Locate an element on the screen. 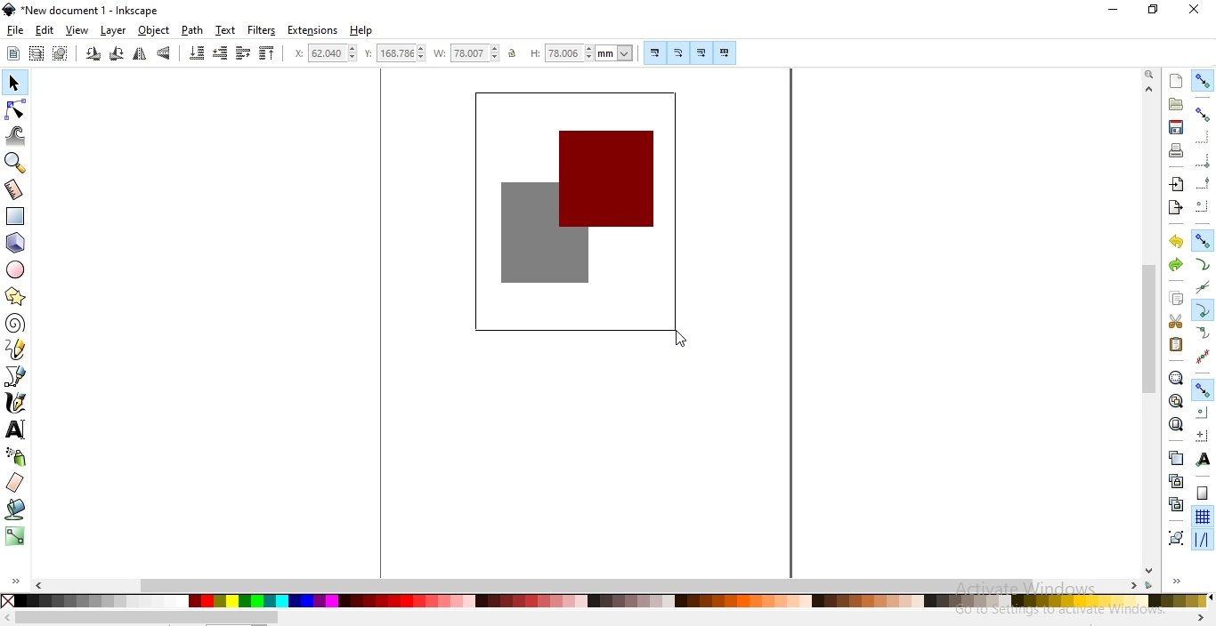 This screenshot has height=626, width=1216. zoom to fit drawing is located at coordinates (1175, 400).